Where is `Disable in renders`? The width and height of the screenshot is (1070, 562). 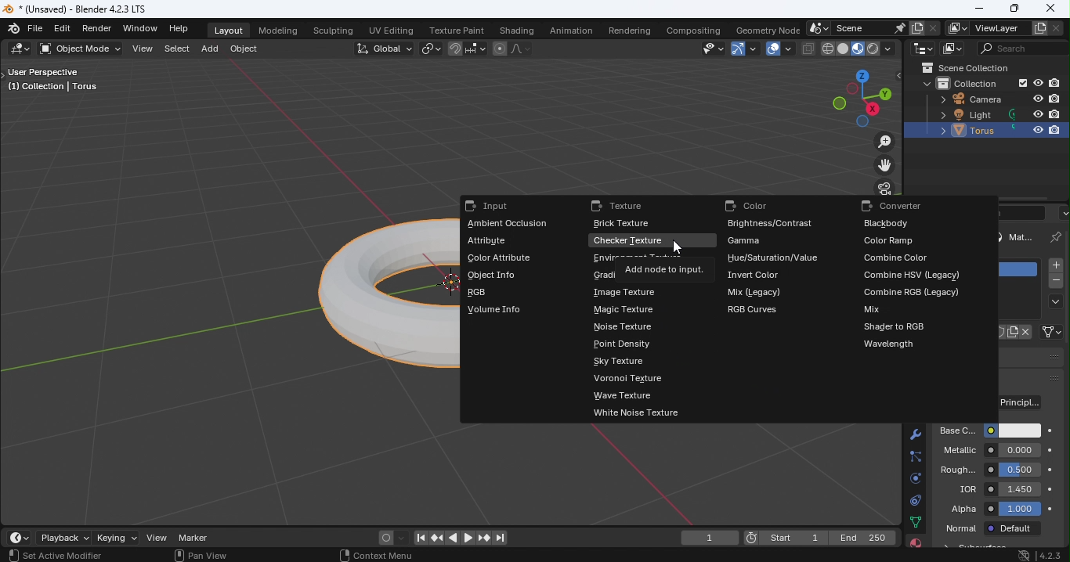 Disable in renders is located at coordinates (1056, 114).